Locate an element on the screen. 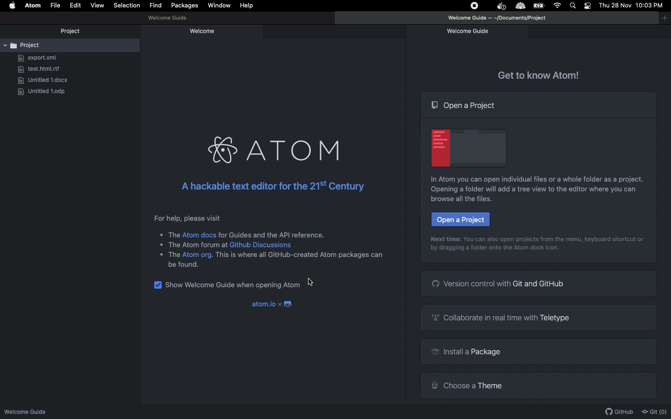 The image size is (671, 419). Open a project is located at coordinates (459, 220).